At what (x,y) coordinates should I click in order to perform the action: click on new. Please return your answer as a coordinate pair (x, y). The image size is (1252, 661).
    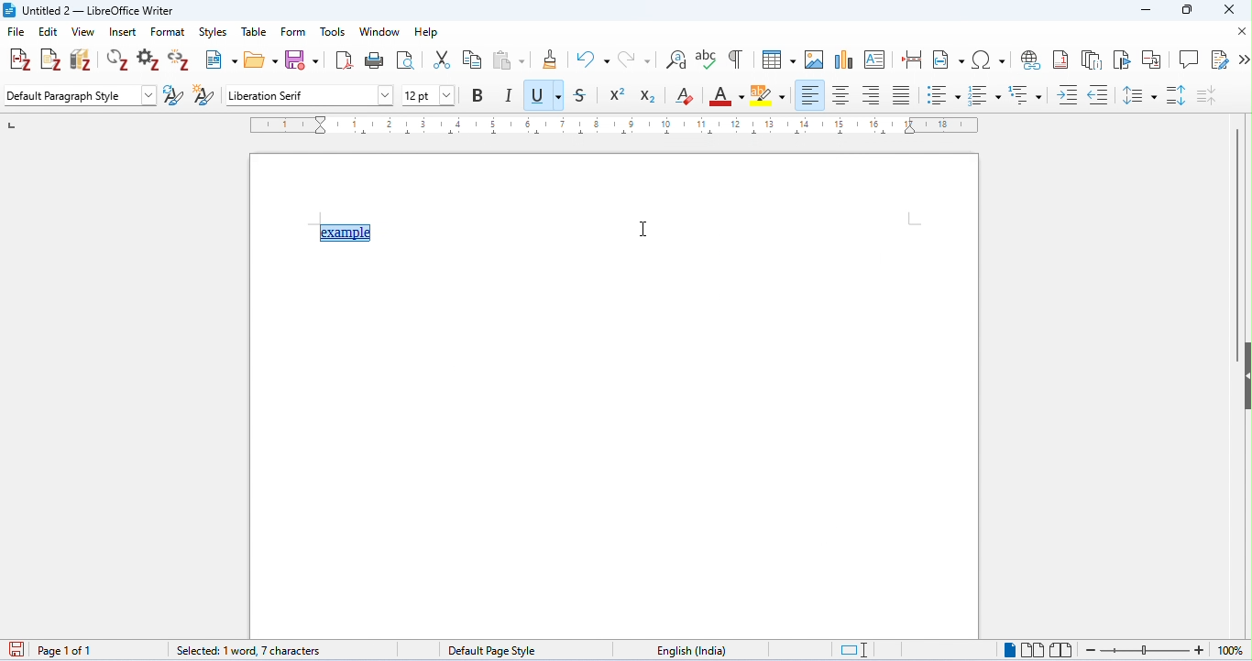
    Looking at the image, I should click on (219, 60).